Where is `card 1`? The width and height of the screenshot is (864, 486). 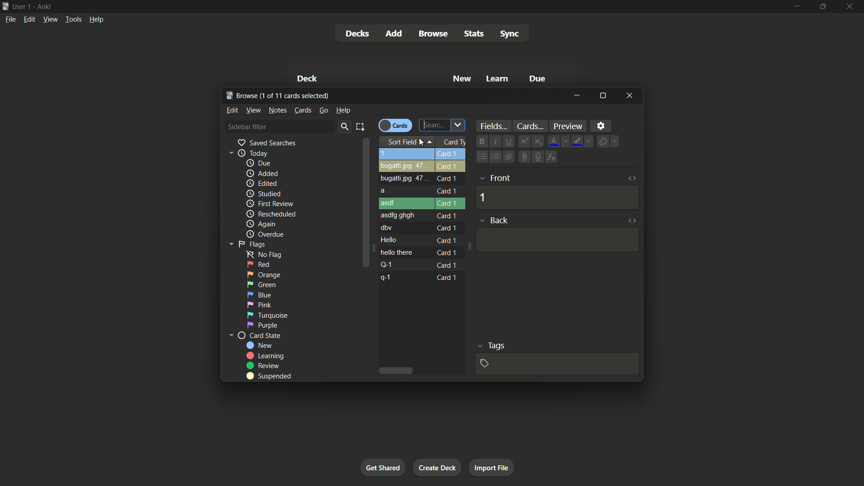 card 1 is located at coordinates (447, 215).